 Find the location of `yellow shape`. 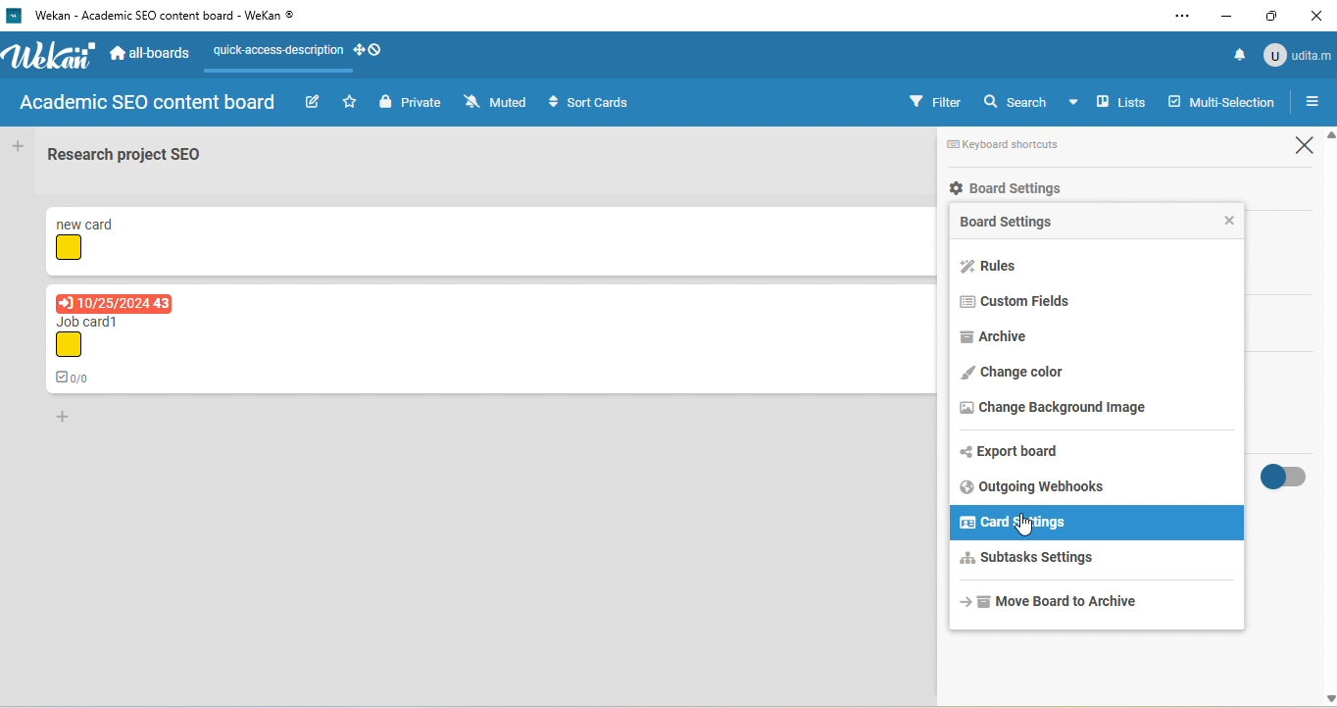

yellow shape is located at coordinates (71, 345).